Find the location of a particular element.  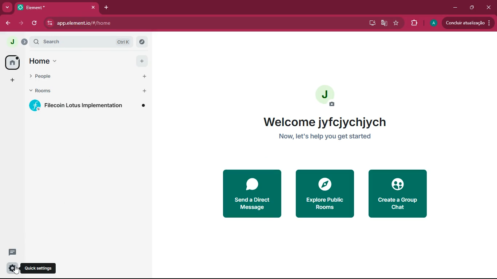

filecoin lotus implementation  is located at coordinates (89, 106).